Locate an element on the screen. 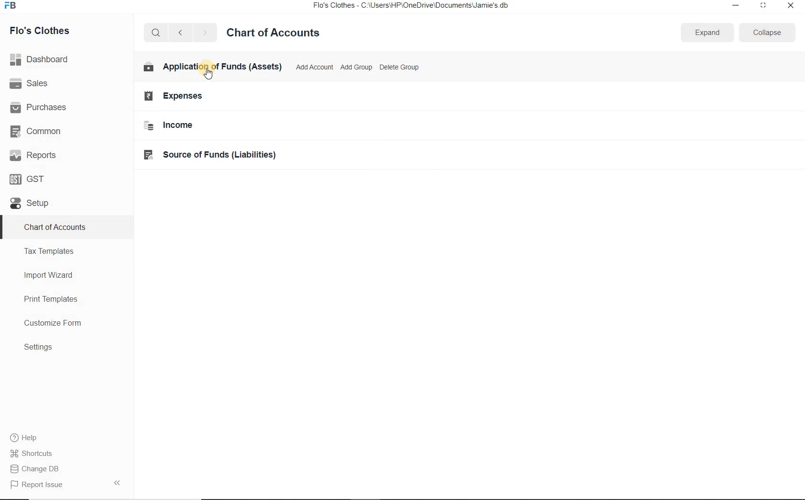  back is located at coordinates (180, 32).